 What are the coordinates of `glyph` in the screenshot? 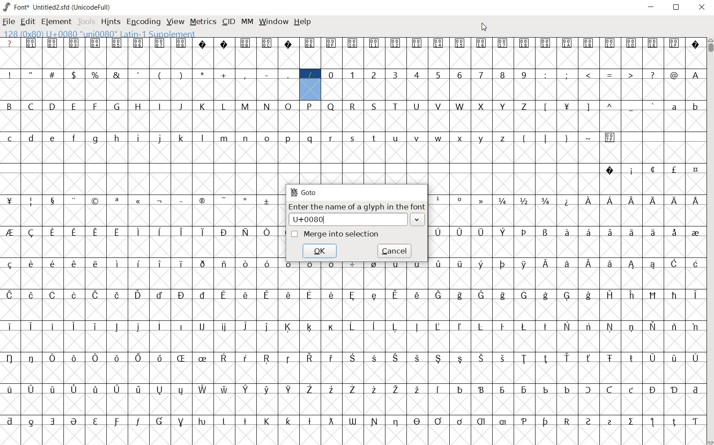 It's located at (310, 421).